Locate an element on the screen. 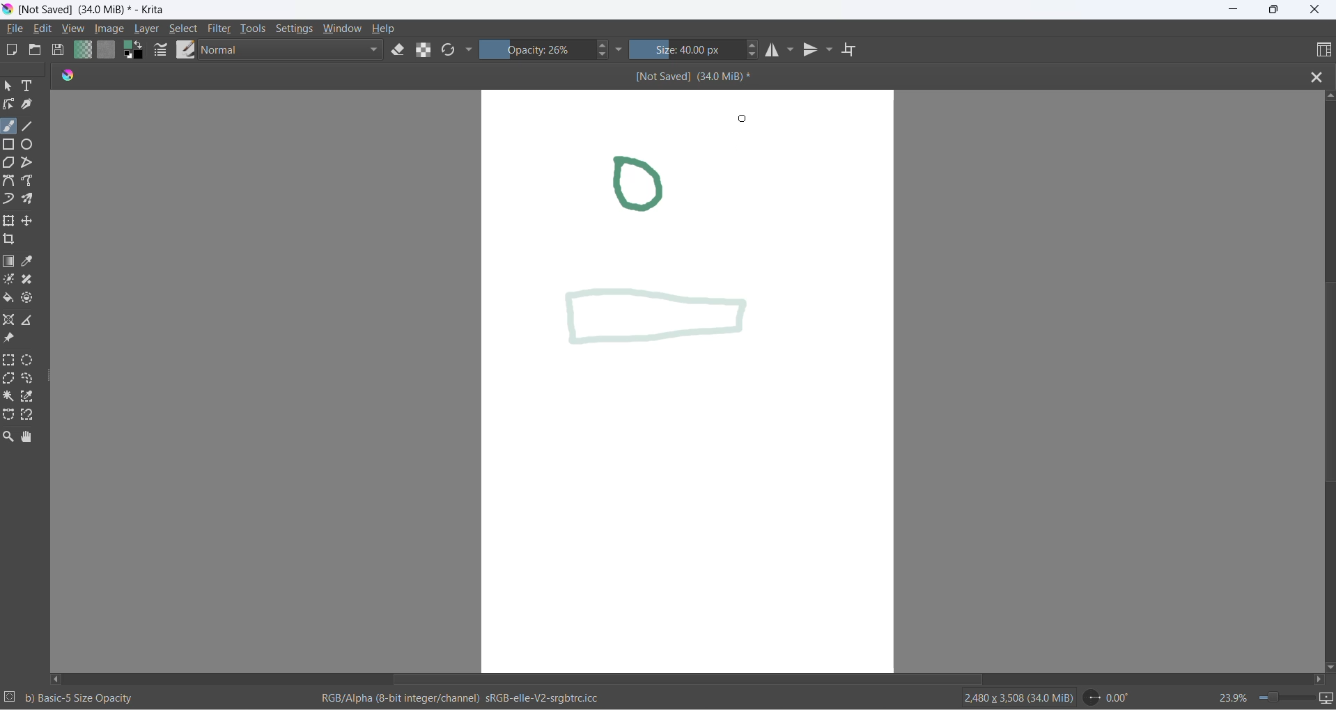 The width and height of the screenshot is (1336, 710). elliptical selection tool is located at coordinates (30, 360).